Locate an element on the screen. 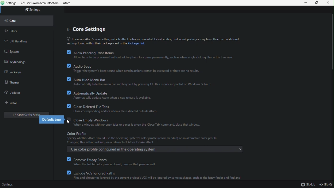  remove empty panes is located at coordinates (117, 162).